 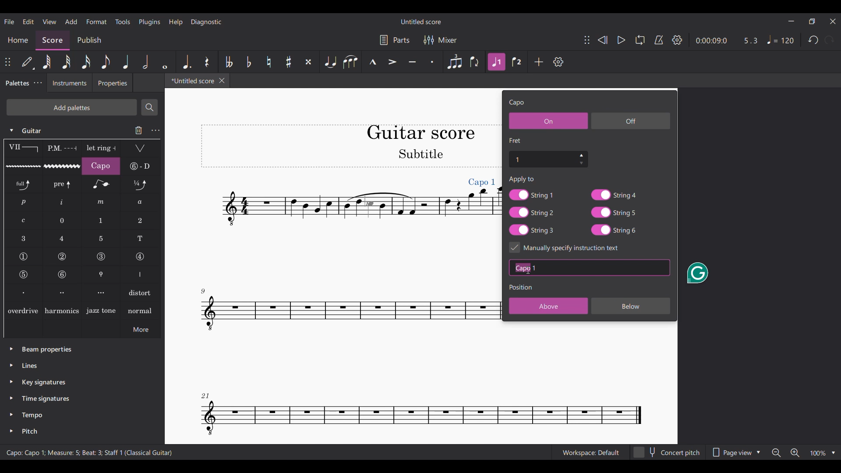 I want to click on Right hand fingering, second finger, so click(x=63, y=293).